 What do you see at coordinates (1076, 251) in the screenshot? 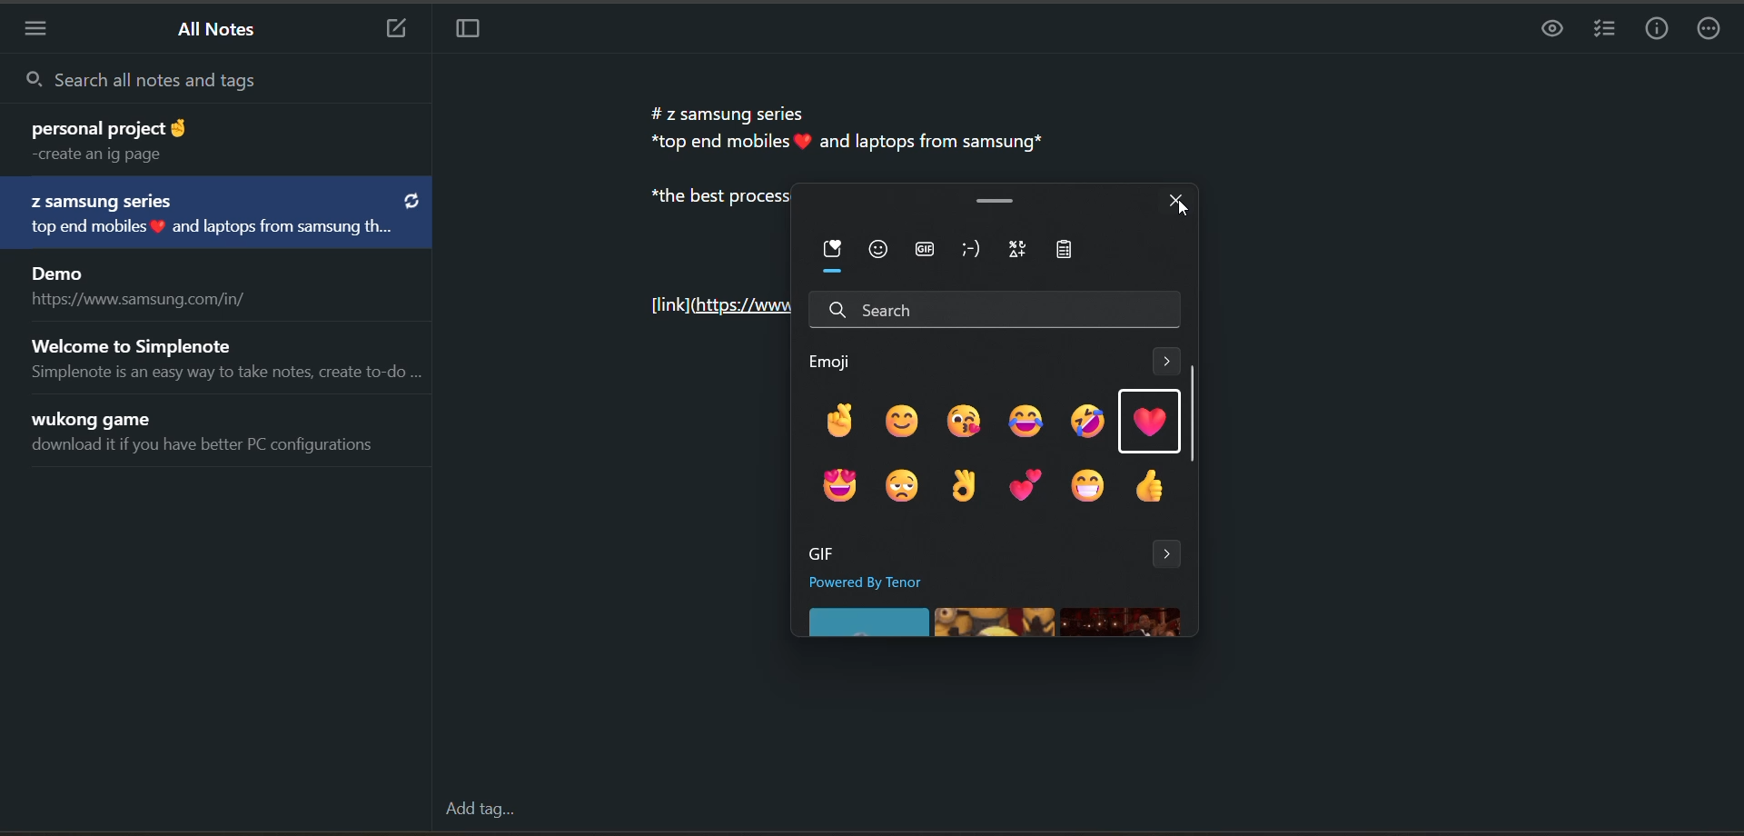
I see `clipboard history` at bounding box center [1076, 251].